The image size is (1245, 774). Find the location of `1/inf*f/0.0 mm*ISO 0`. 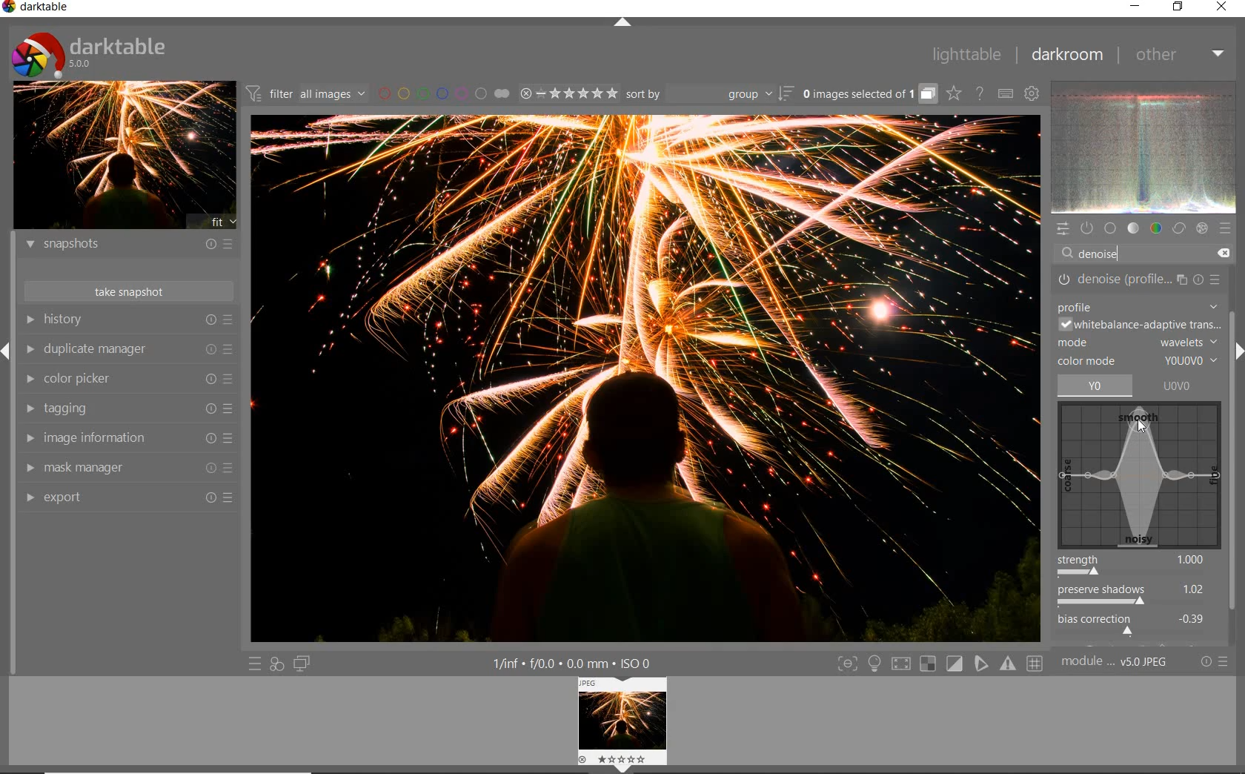

1/inf*f/0.0 mm*ISO 0 is located at coordinates (582, 664).